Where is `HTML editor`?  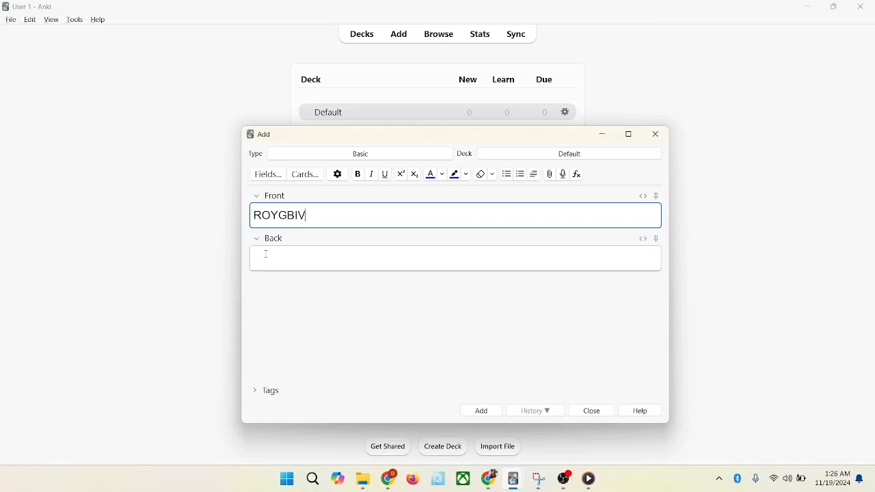
HTML editor is located at coordinates (641, 238).